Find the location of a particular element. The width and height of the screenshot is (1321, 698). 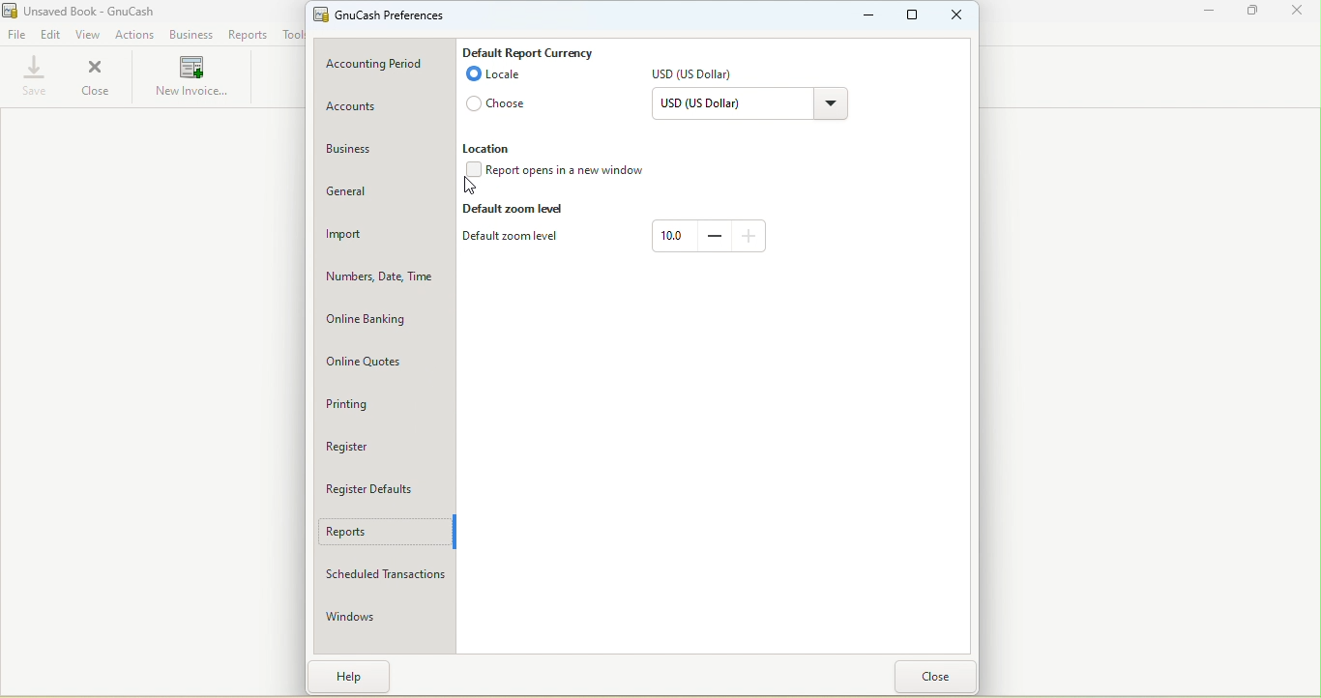

Scheduled transactions is located at coordinates (383, 575).